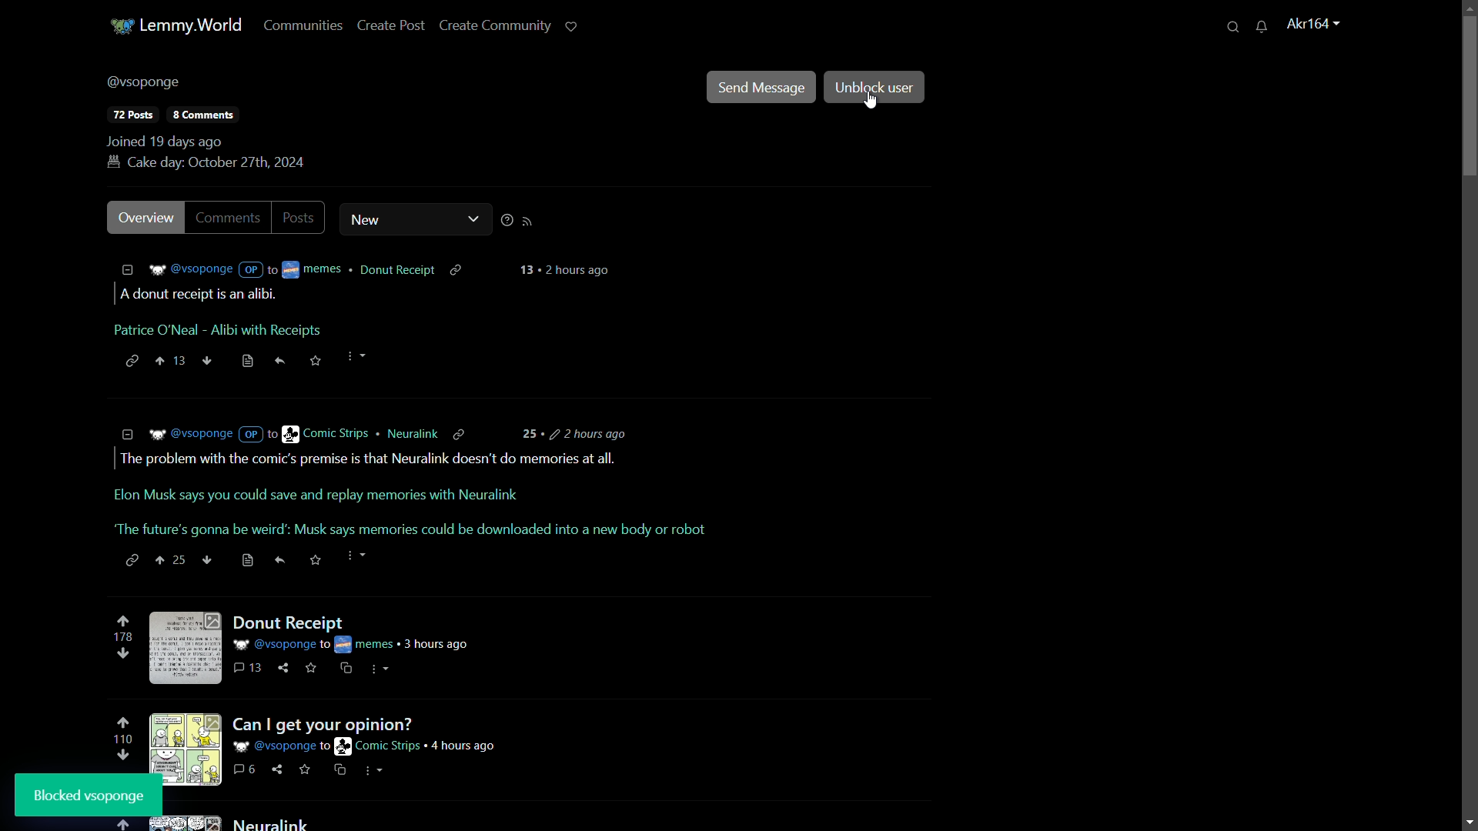 The width and height of the screenshot is (1478, 831). Describe the element at coordinates (580, 434) in the screenshot. I see `time` at that location.